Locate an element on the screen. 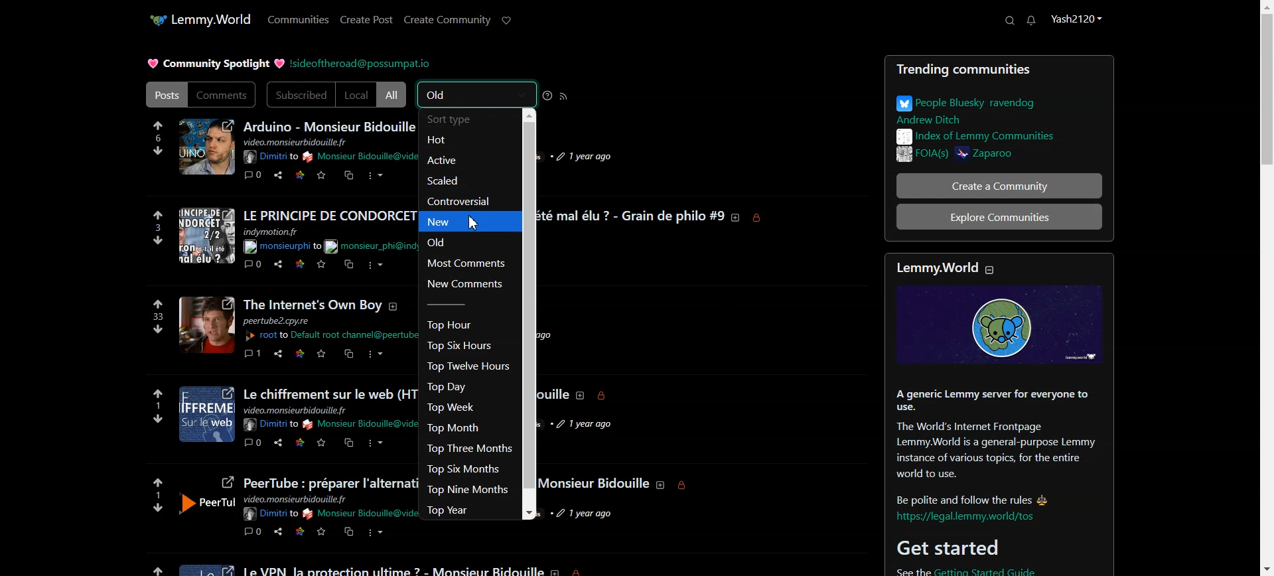 The width and height of the screenshot is (1274, 576). text is located at coordinates (327, 393).